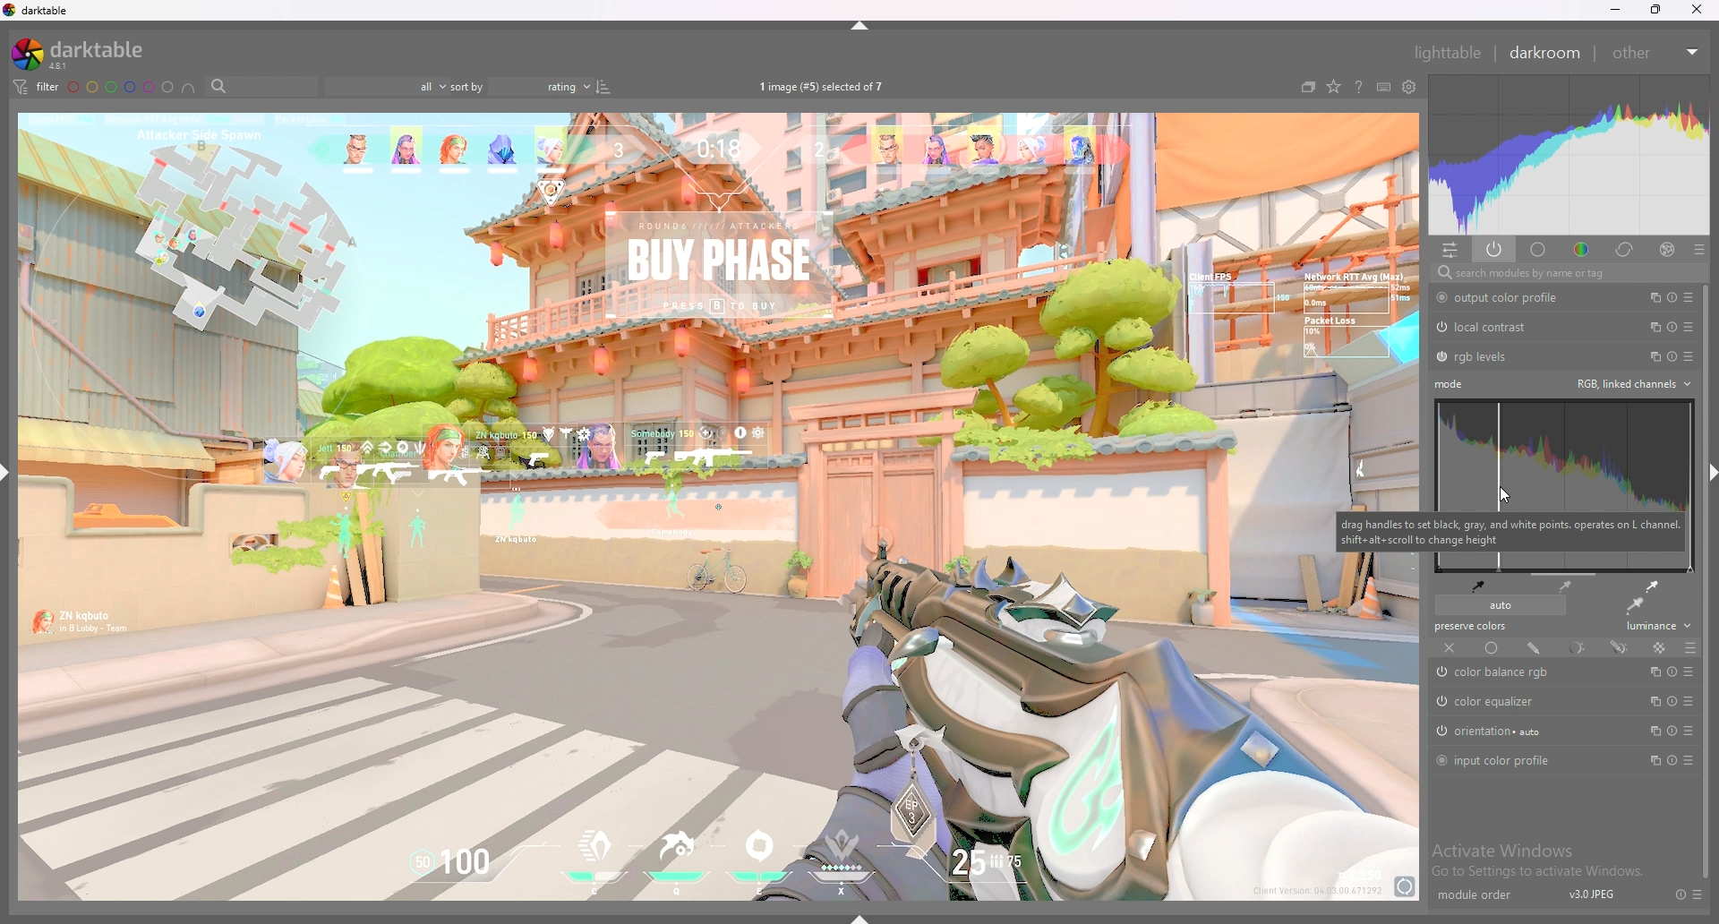  I want to click on quick access panel, so click(1451, 250).